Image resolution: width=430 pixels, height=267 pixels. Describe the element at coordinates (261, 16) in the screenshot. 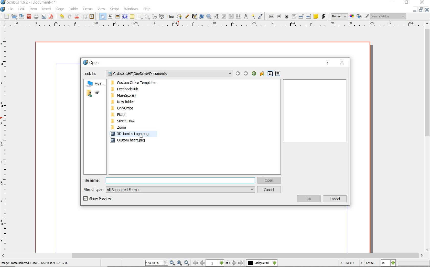

I see `eye dropper` at that location.